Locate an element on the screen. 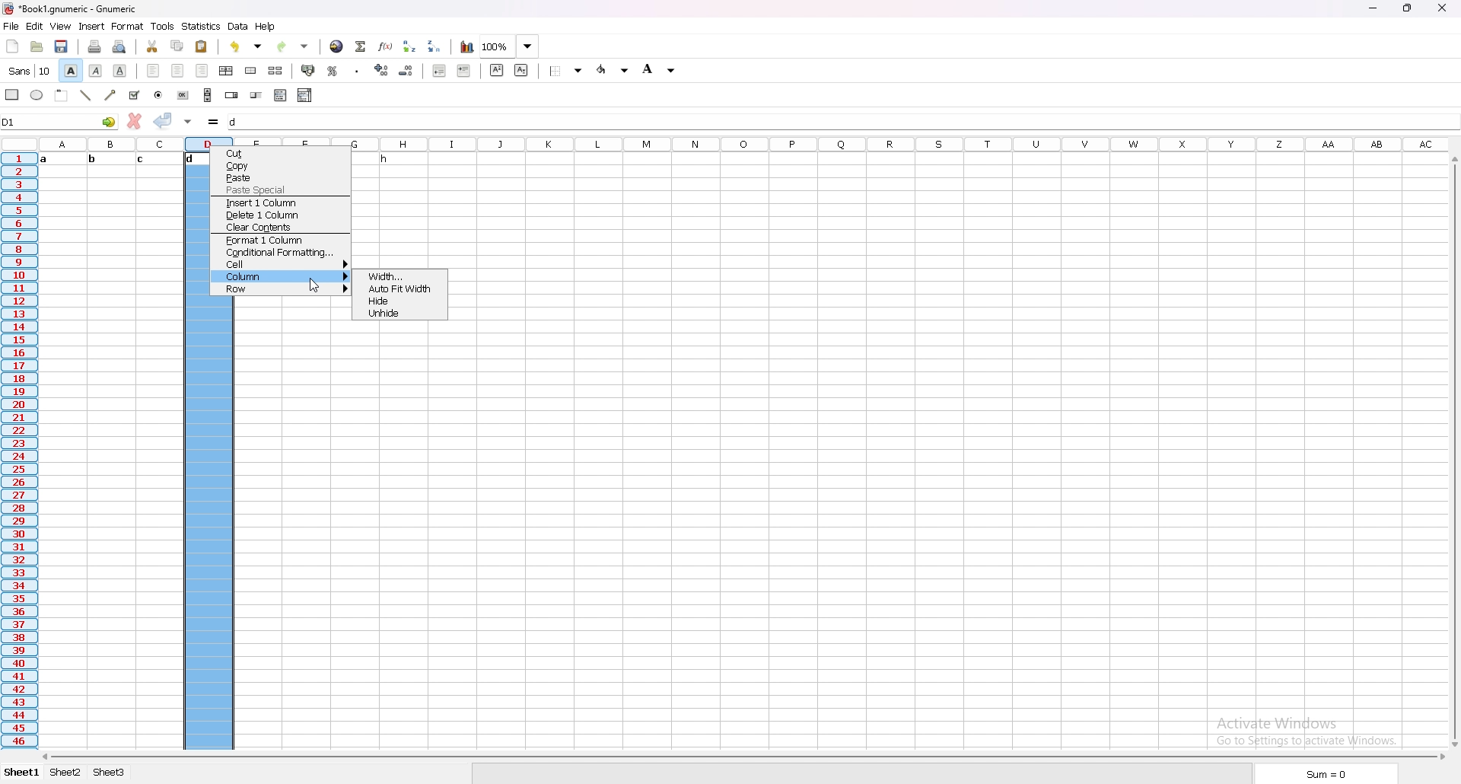  row is located at coordinates (279, 289).